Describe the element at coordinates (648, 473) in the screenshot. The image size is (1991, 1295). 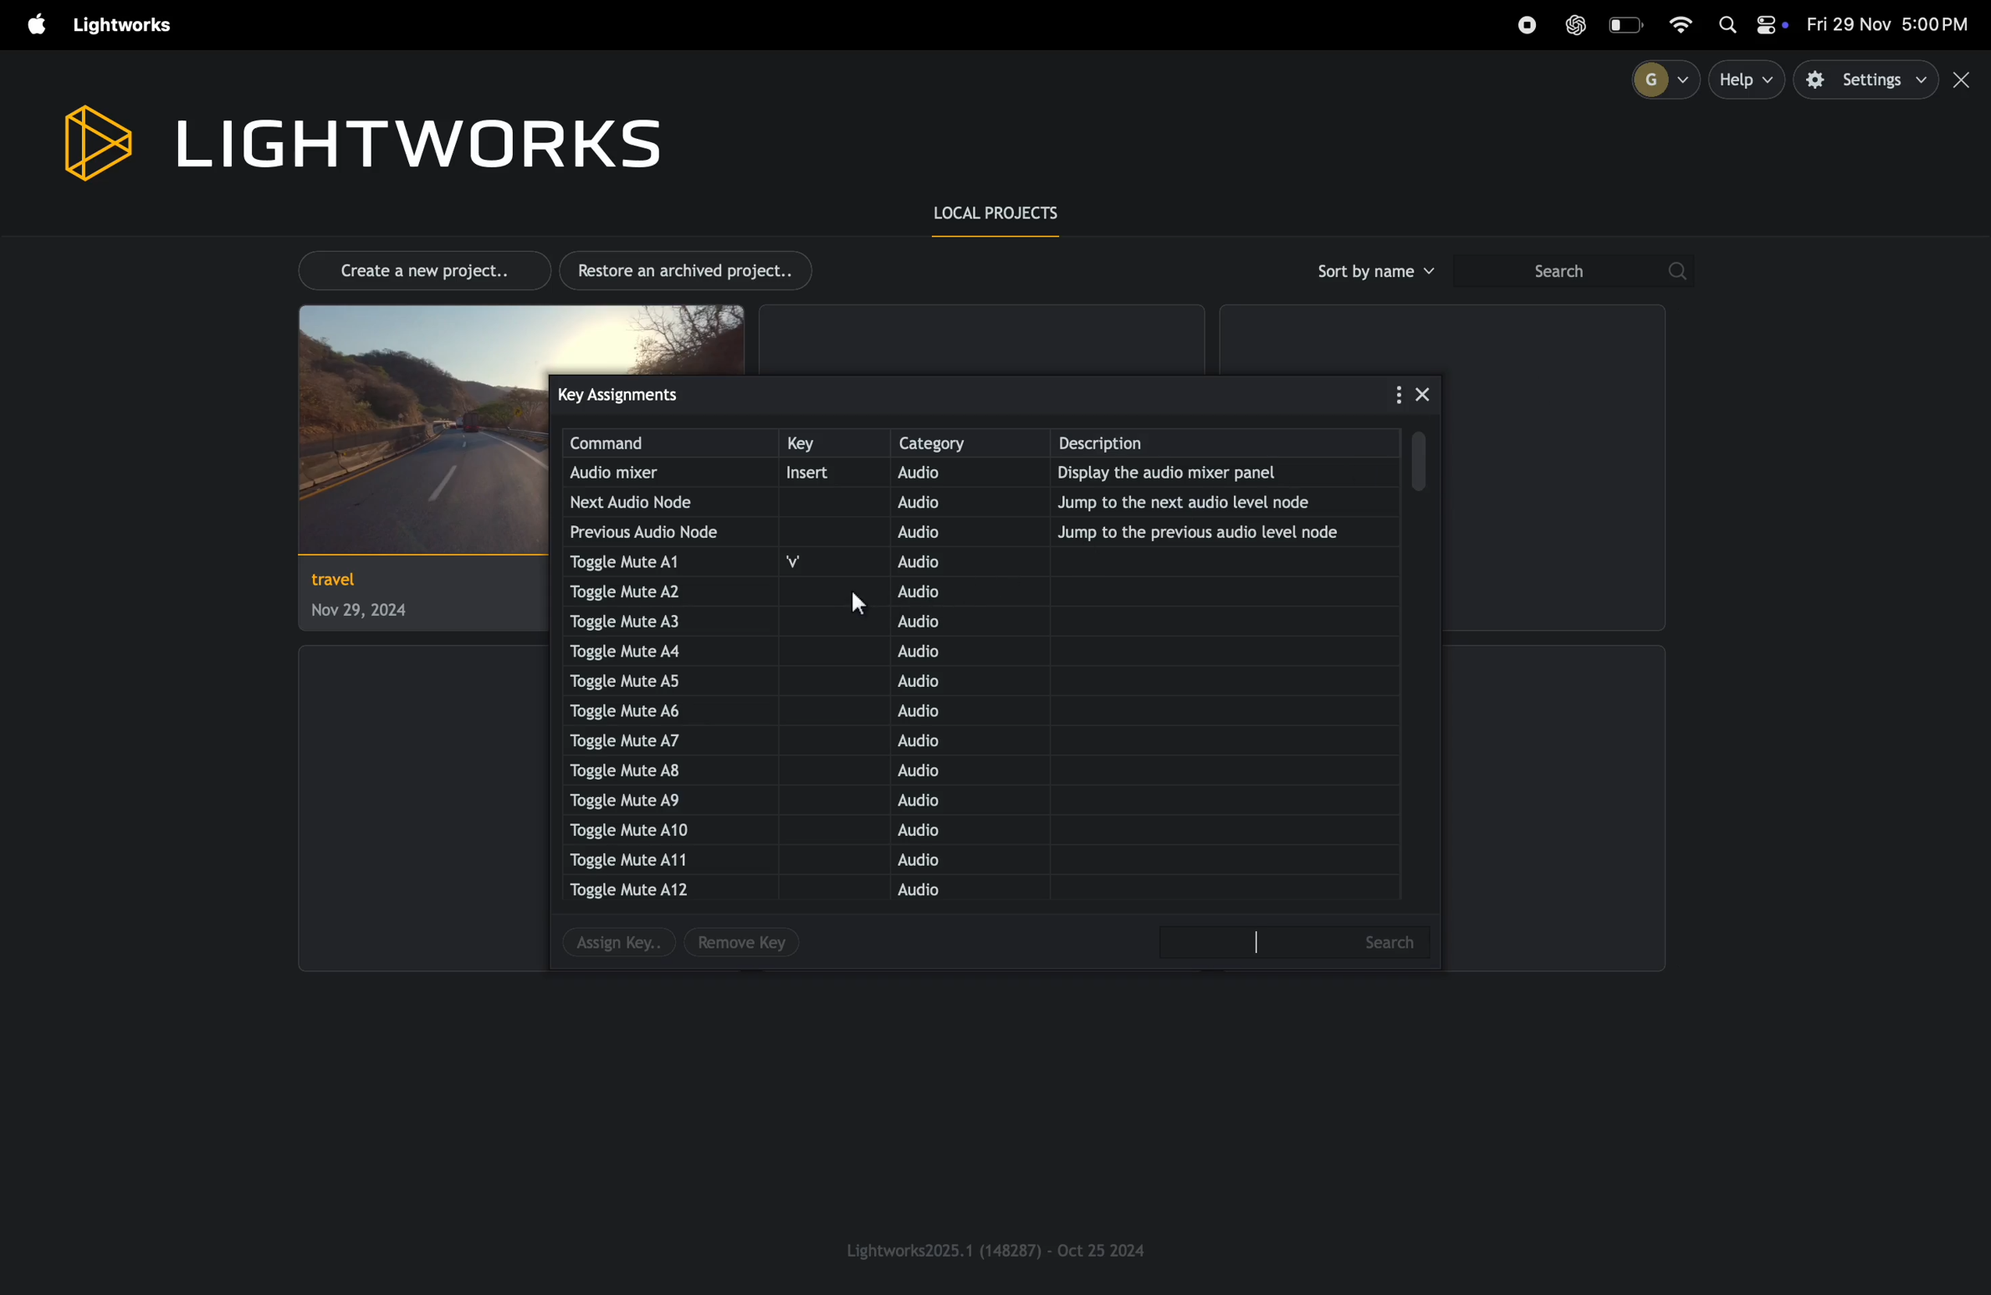
I see `audio mixer` at that location.